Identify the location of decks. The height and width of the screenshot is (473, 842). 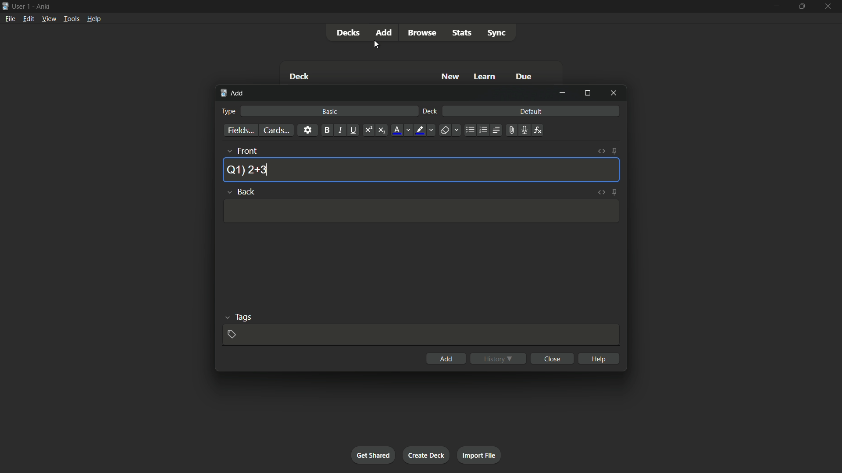
(348, 33).